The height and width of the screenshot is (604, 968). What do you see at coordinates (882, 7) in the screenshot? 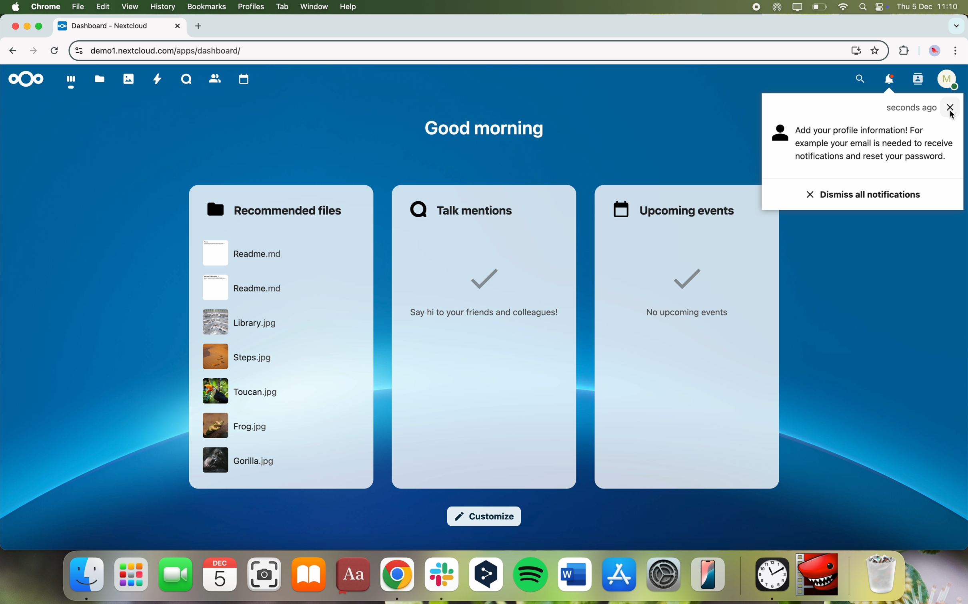
I see `controls` at bounding box center [882, 7].